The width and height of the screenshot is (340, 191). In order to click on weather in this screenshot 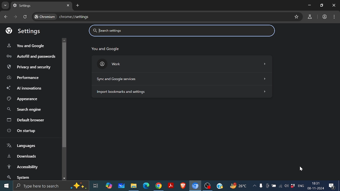, I will do `click(239, 186)`.